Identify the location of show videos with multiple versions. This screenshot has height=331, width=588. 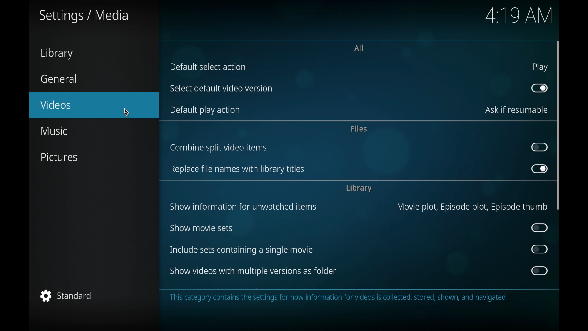
(252, 271).